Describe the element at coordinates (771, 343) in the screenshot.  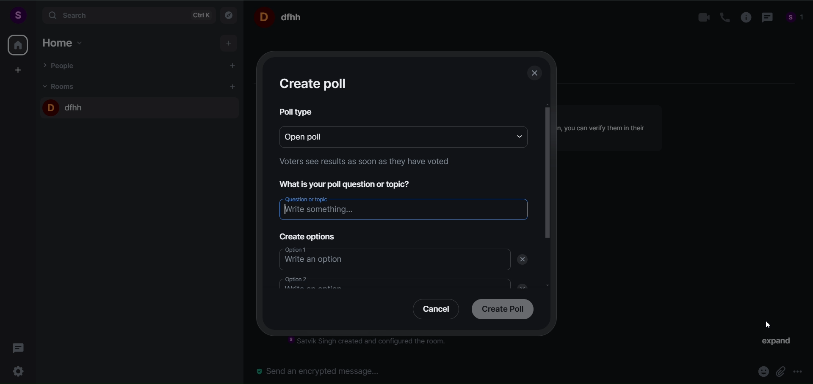
I see `Expand` at that location.